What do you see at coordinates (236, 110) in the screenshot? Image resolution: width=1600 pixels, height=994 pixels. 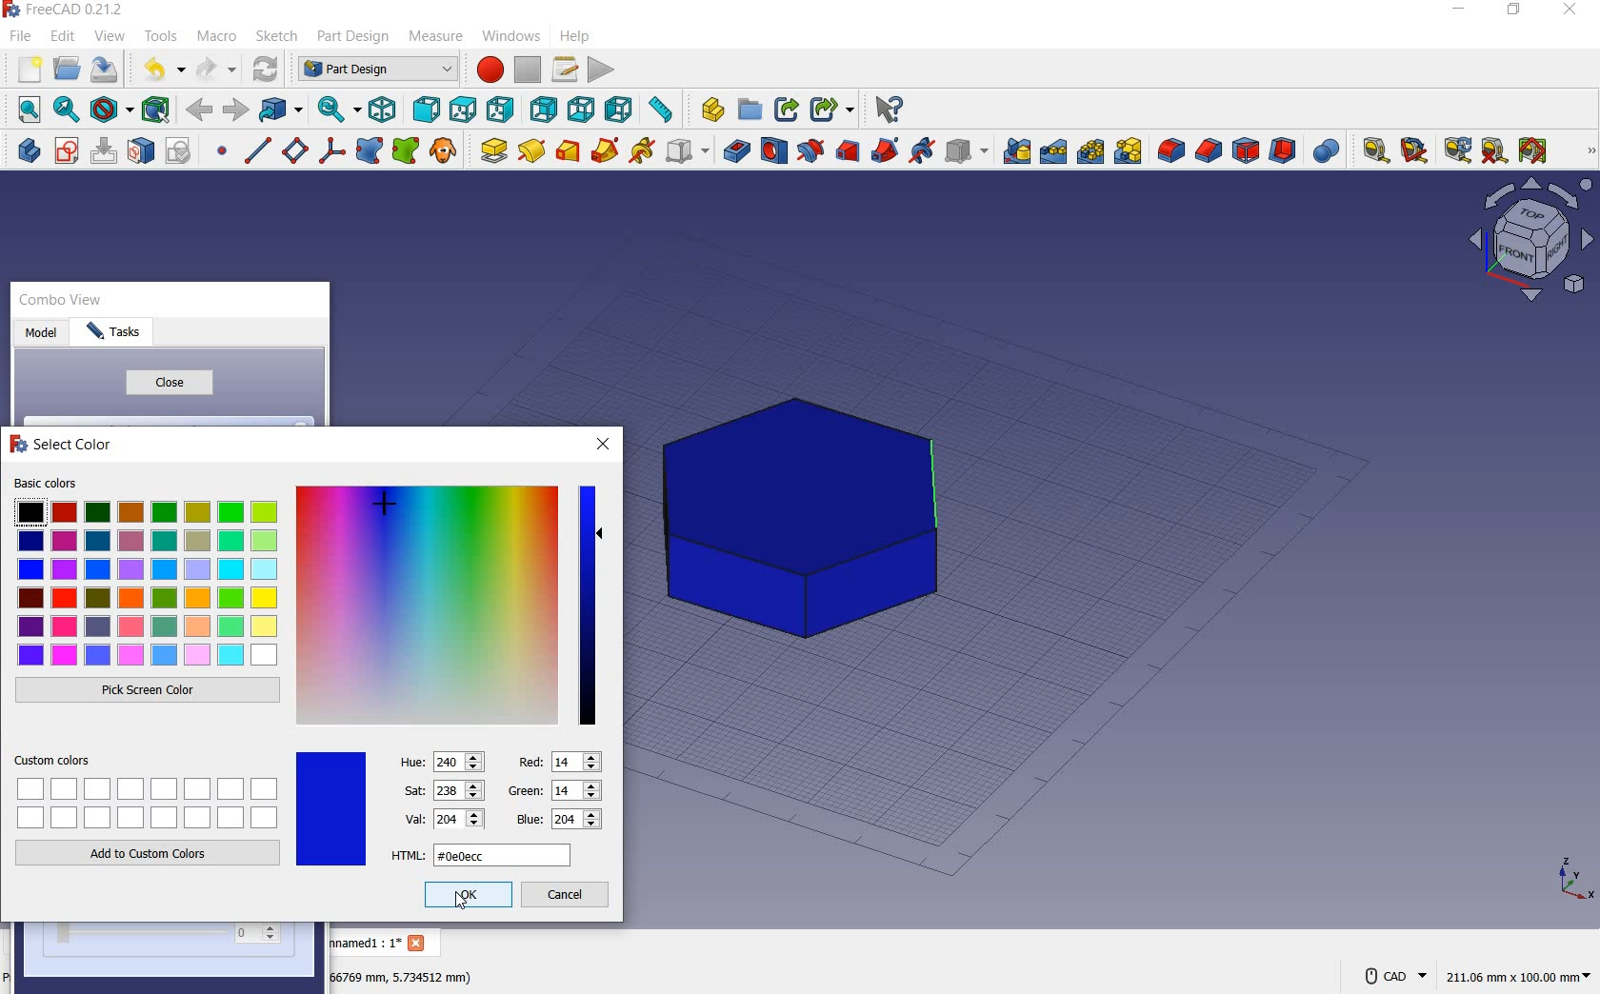 I see `forward` at bounding box center [236, 110].